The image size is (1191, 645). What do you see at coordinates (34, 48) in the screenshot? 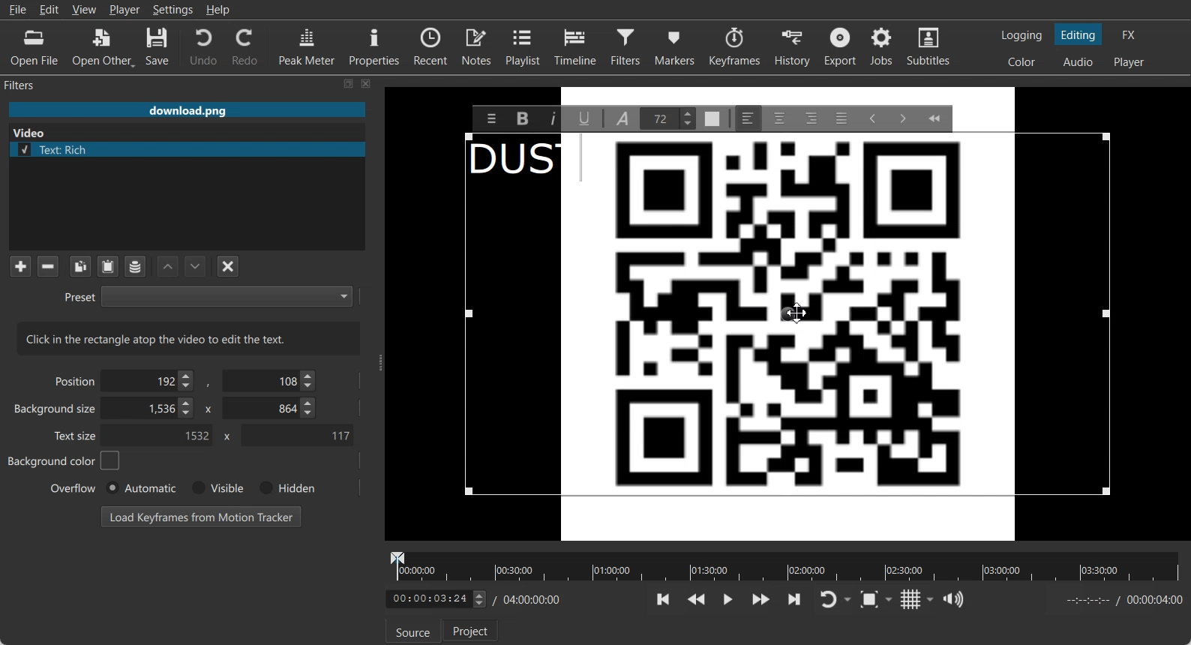
I see `Open File` at bounding box center [34, 48].